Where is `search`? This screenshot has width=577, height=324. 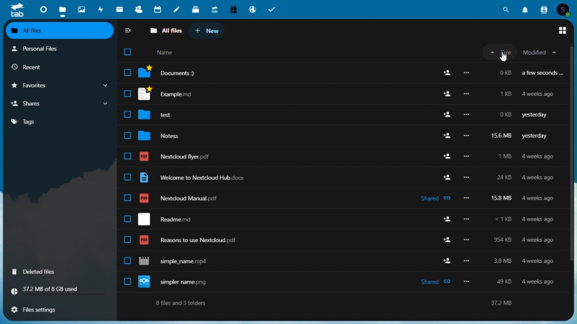 search is located at coordinates (506, 9).